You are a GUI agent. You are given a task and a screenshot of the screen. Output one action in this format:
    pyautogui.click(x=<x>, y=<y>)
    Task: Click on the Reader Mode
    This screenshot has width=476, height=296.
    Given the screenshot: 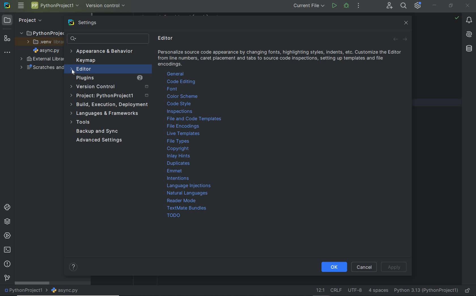 What is the action you would take?
    pyautogui.click(x=180, y=201)
    